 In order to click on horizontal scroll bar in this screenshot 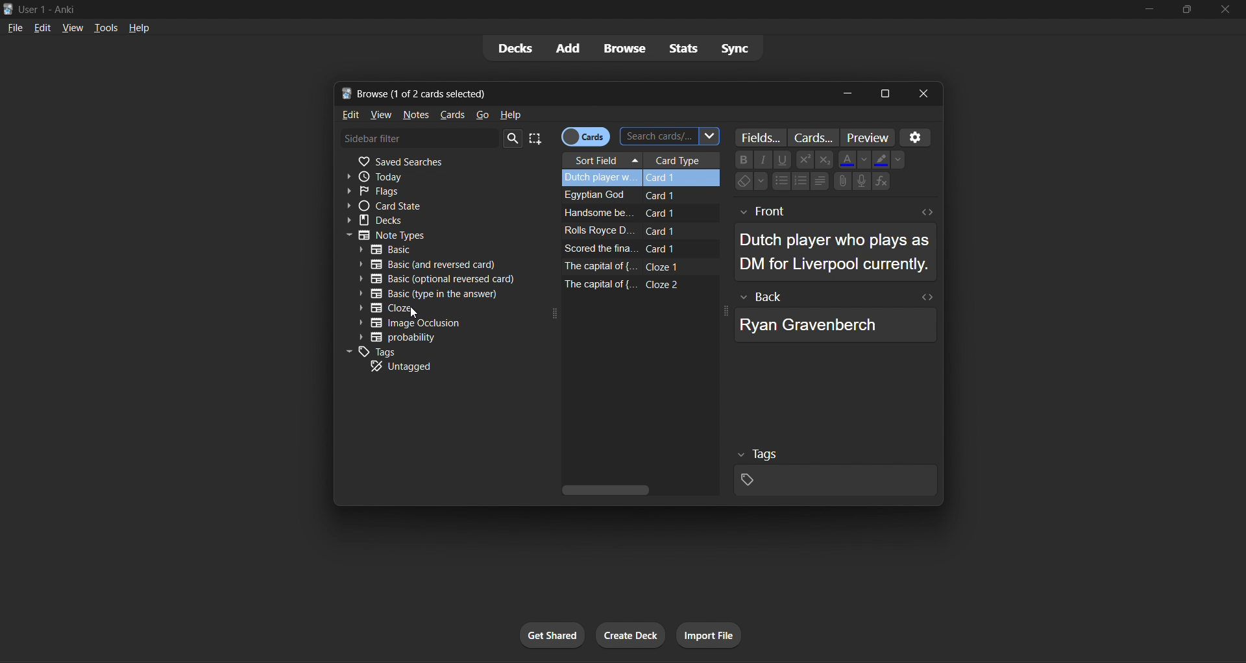, I will do `click(638, 489)`.